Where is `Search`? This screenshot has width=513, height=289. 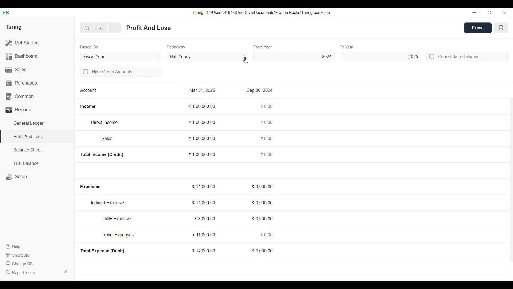 Search is located at coordinates (87, 28).